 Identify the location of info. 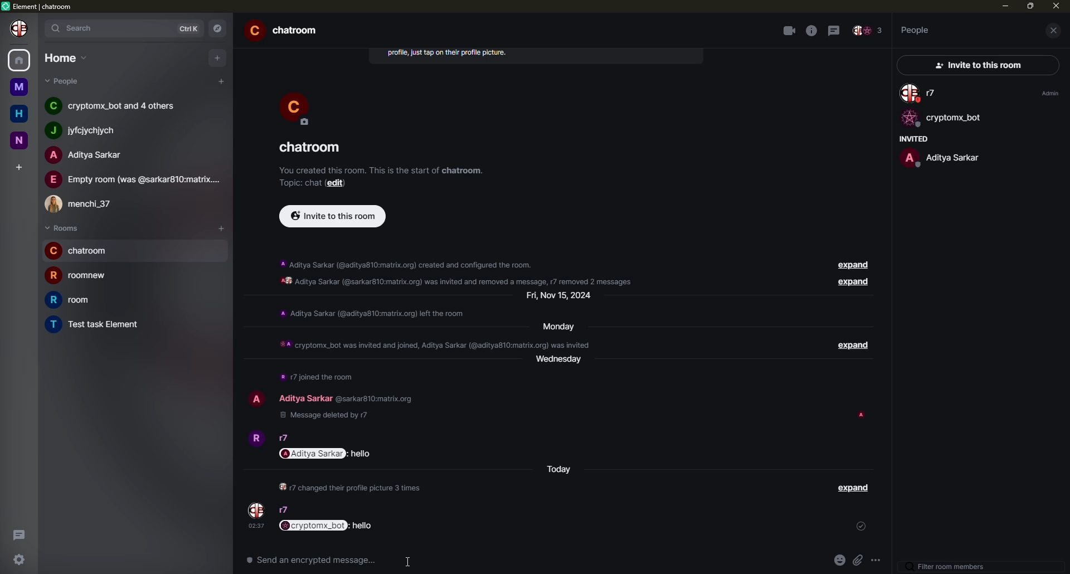
(381, 168).